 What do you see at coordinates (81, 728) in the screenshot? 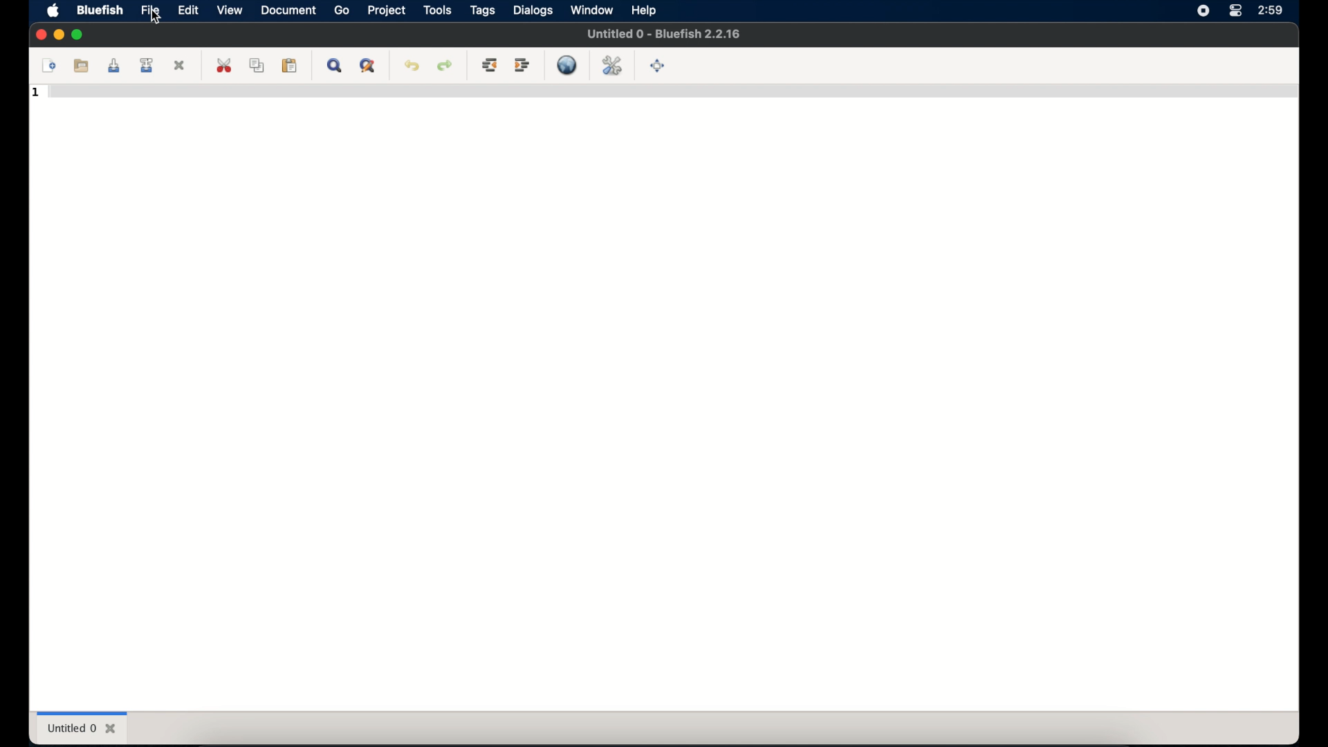
I see `untitled 0` at bounding box center [81, 728].